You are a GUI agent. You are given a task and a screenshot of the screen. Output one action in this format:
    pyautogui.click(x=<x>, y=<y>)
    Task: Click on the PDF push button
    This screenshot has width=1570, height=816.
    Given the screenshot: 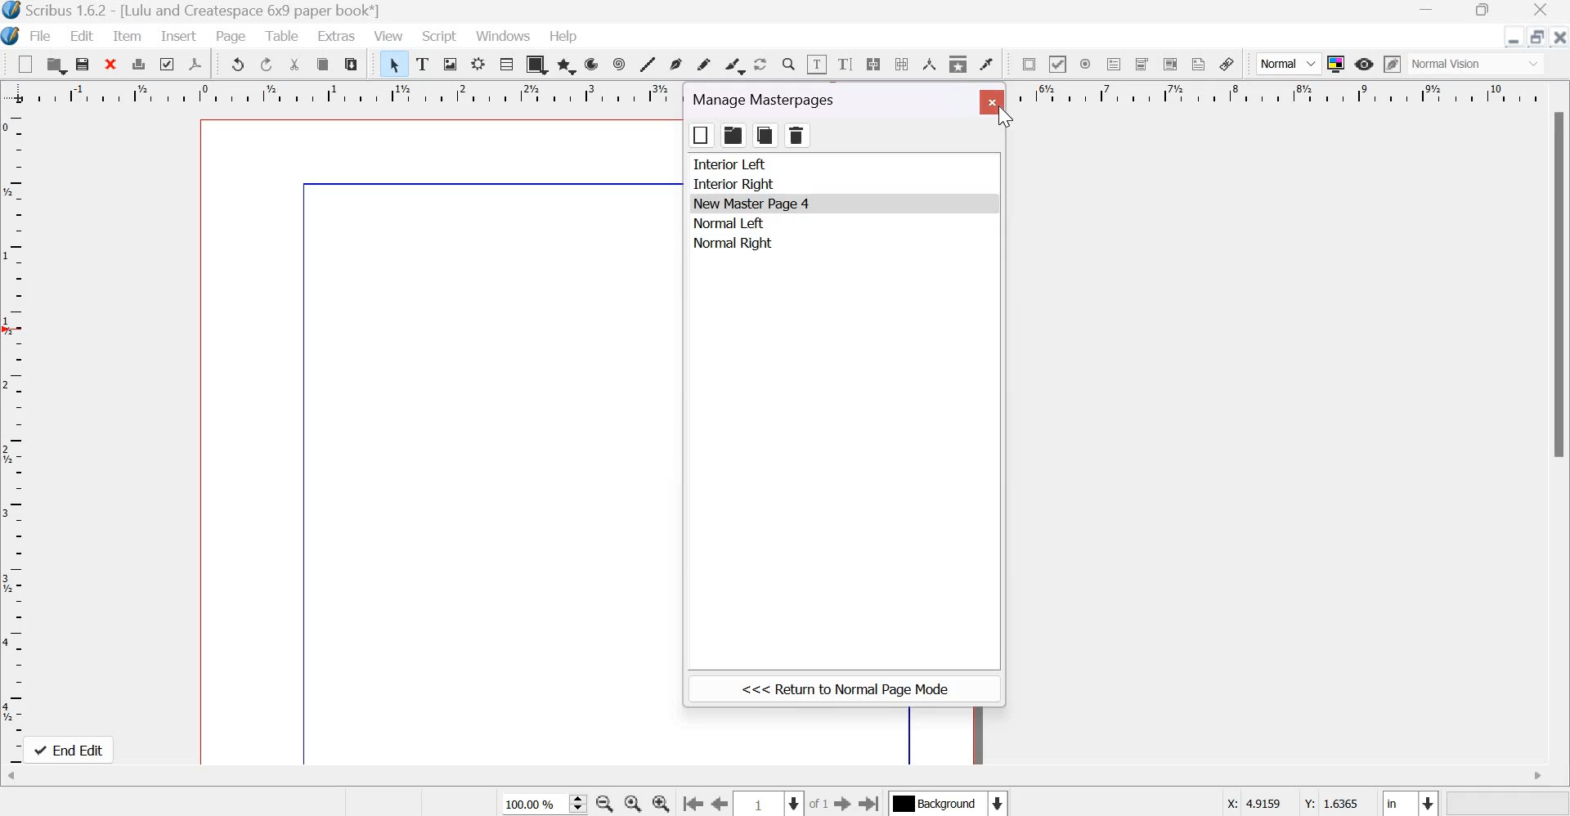 What is the action you would take?
    pyautogui.click(x=1027, y=63)
    